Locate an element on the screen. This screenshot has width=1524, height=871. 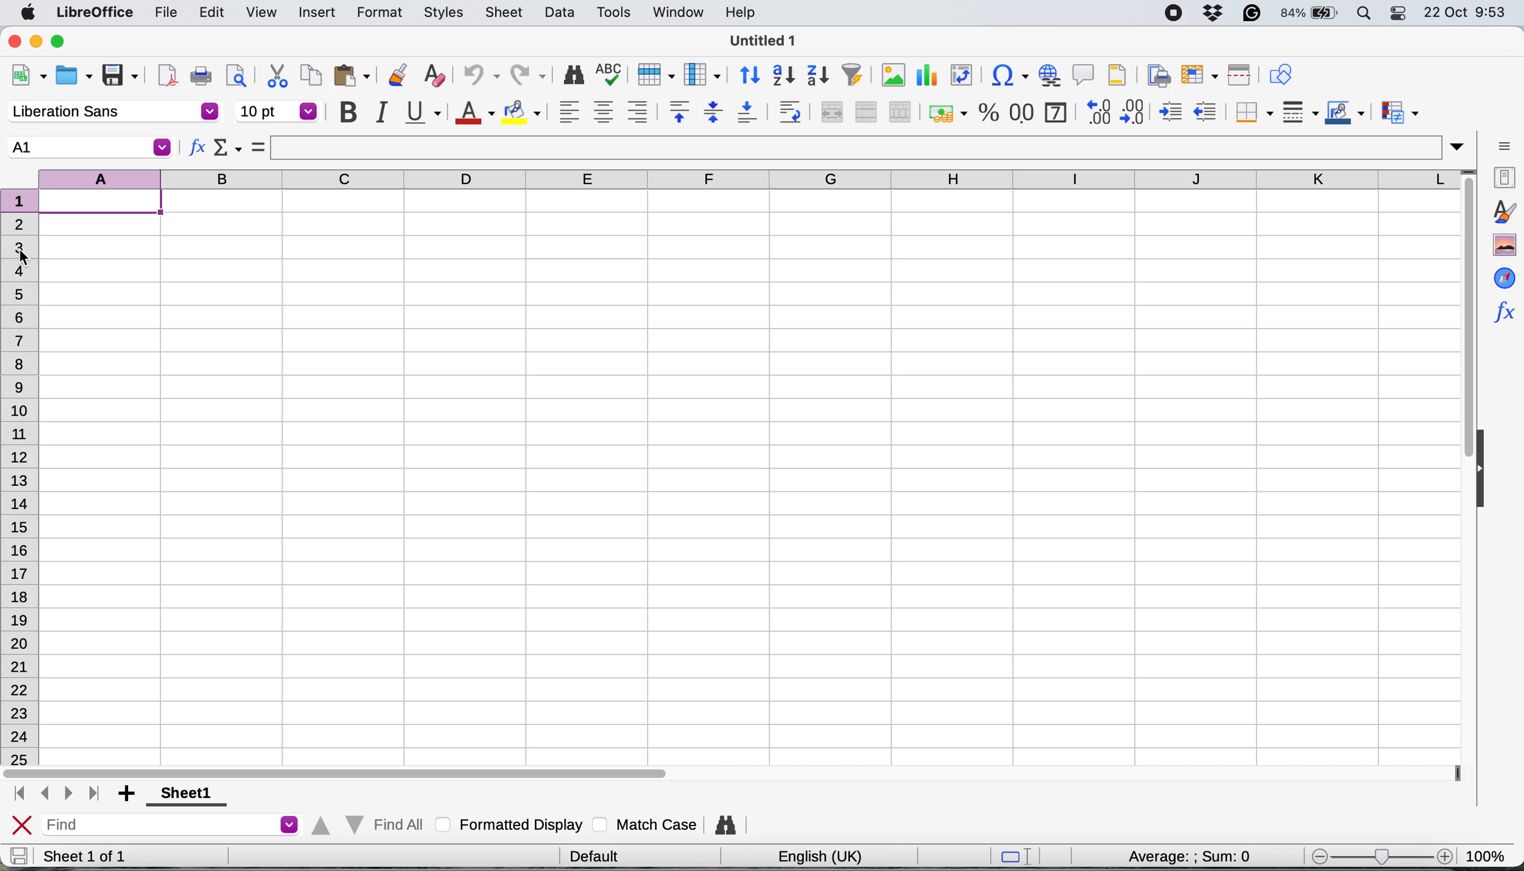
collapse is located at coordinates (1486, 471).